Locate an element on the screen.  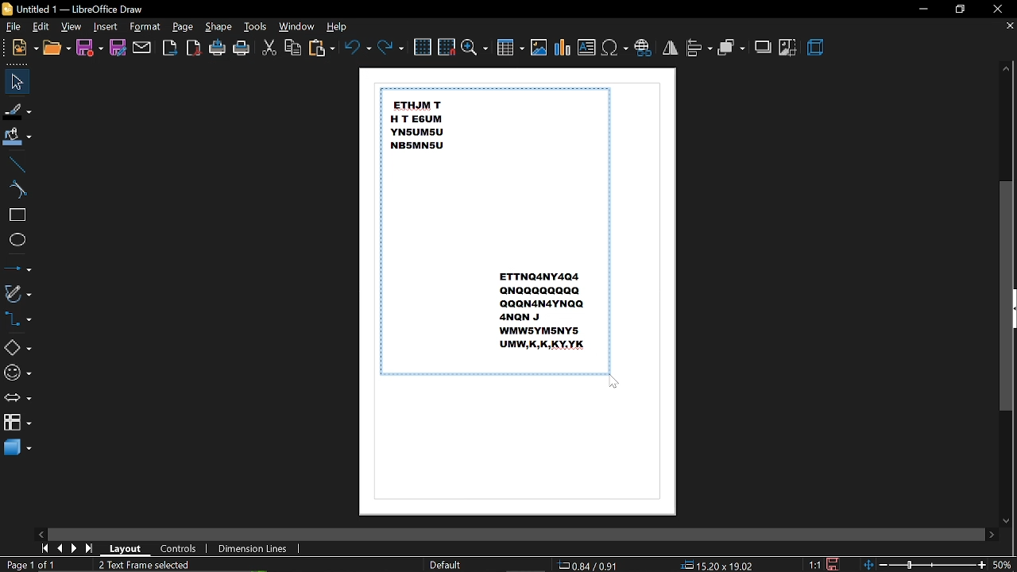
connector is located at coordinates (21, 321).